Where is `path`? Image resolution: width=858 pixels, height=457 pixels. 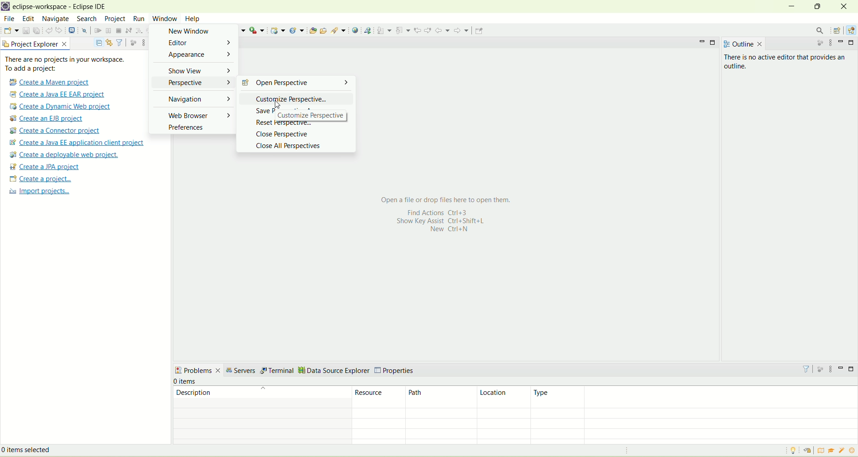
path is located at coordinates (442, 398).